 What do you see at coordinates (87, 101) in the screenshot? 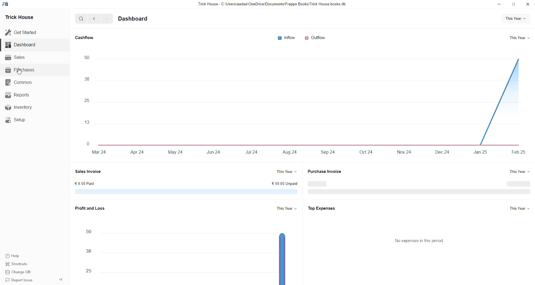
I see `25` at bounding box center [87, 101].